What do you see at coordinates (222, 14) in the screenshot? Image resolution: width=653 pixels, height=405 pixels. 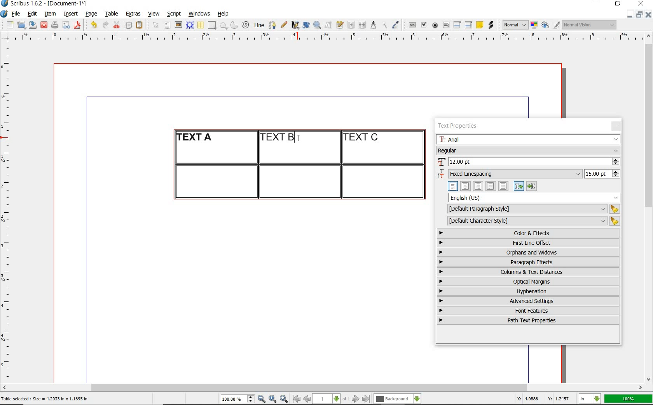 I see `help` at bounding box center [222, 14].